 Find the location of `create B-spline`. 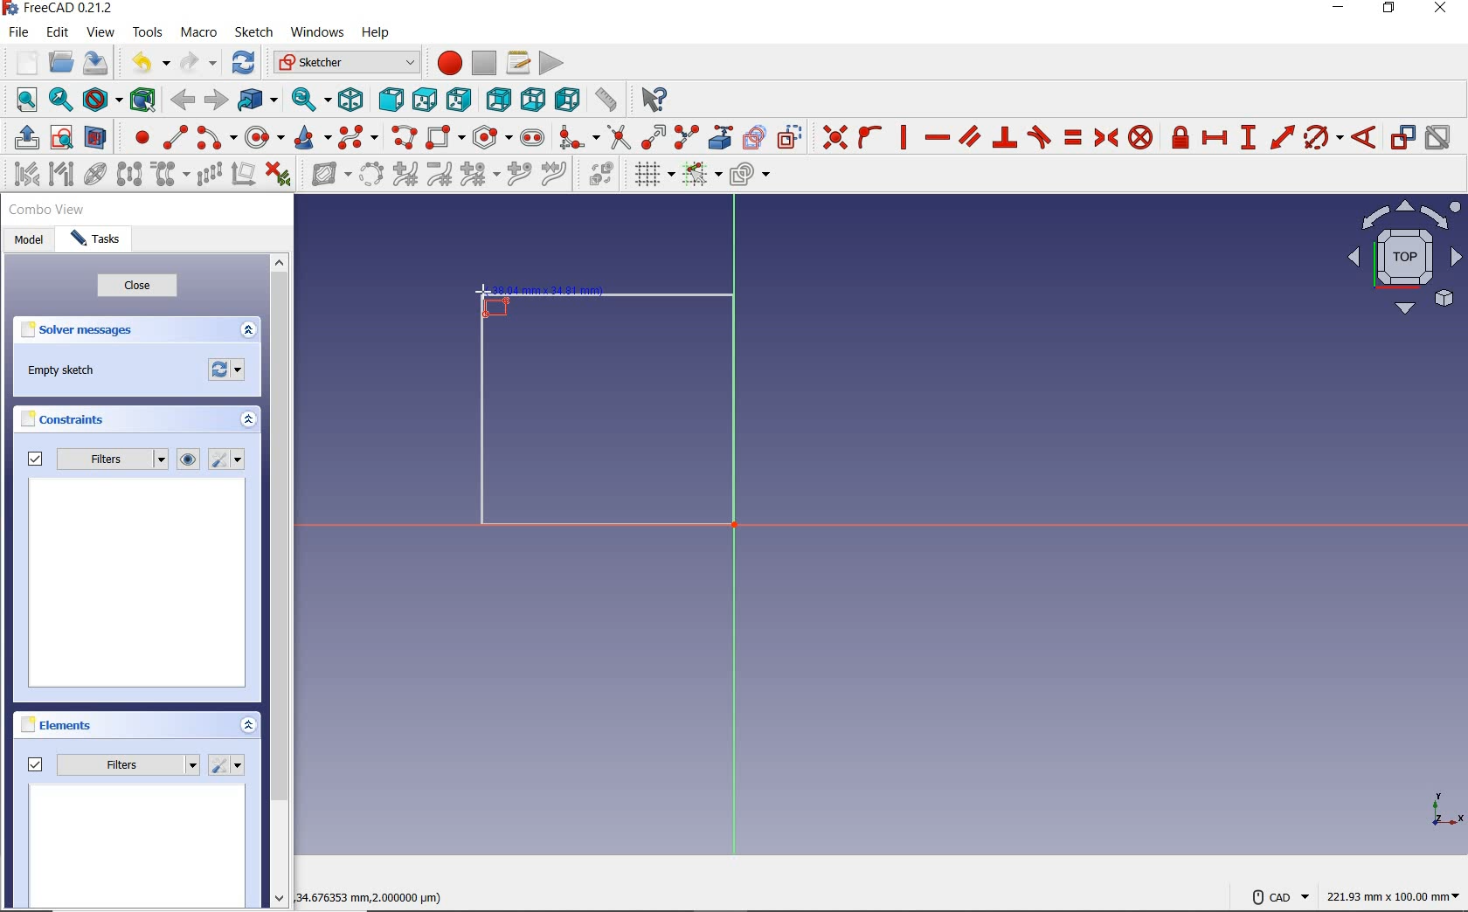

create B-spline is located at coordinates (358, 139).